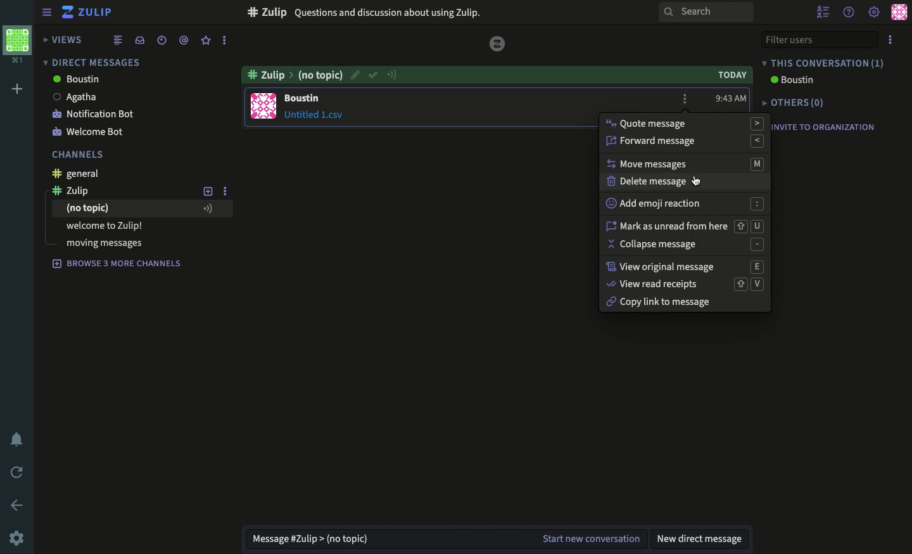  Describe the element at coordinates (687, 246) in the screenshot. I see `collapse message` at that location.